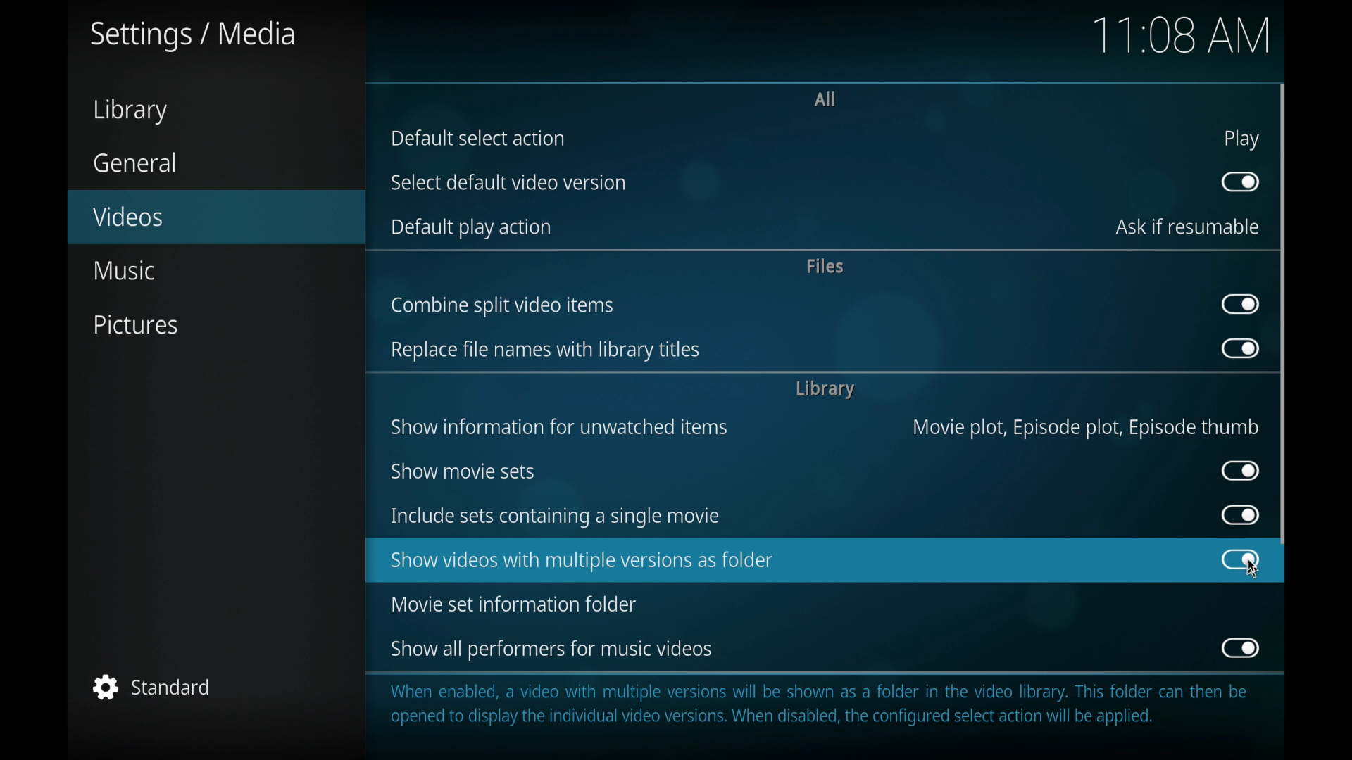 This screenshot has width=1352, height=760. What do you see at coordinates (513, 604) in the screenshot?
I see `movie set information folder` at bounding box center [513, 604].